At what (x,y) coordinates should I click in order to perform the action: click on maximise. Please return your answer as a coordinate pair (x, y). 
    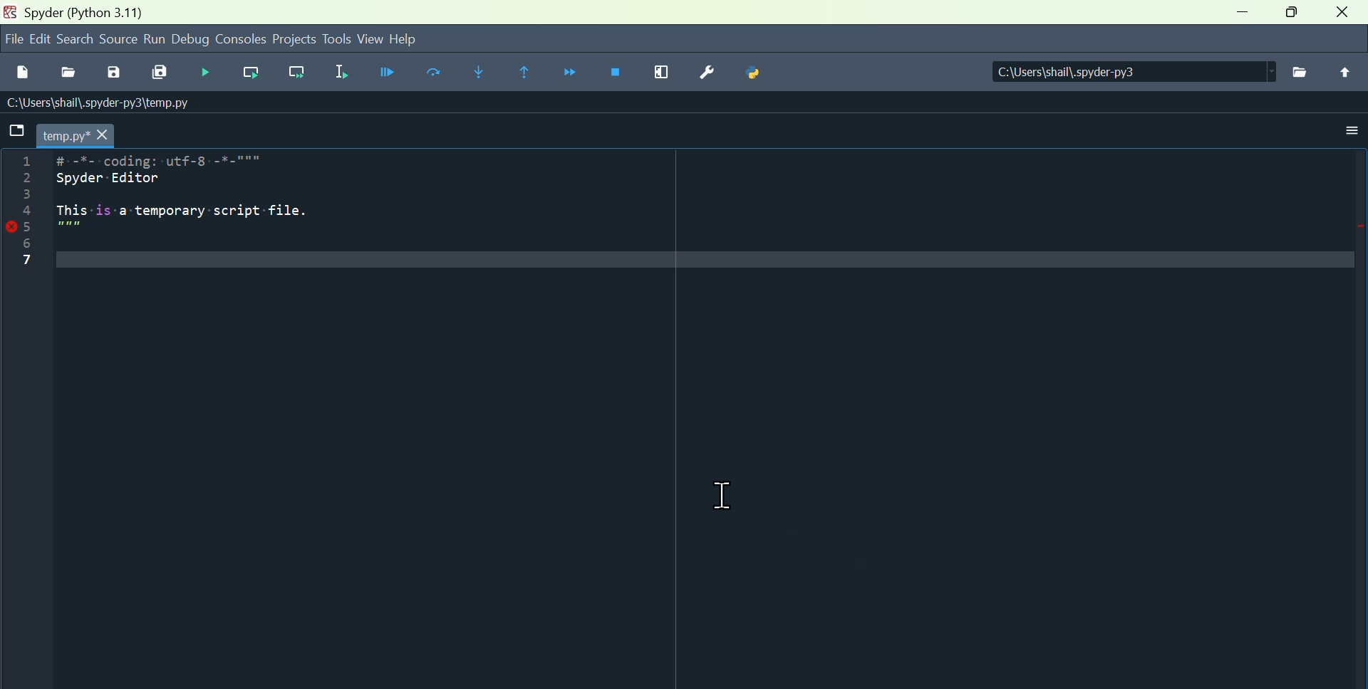
    Looking at the image, I should click on (1293, 15).